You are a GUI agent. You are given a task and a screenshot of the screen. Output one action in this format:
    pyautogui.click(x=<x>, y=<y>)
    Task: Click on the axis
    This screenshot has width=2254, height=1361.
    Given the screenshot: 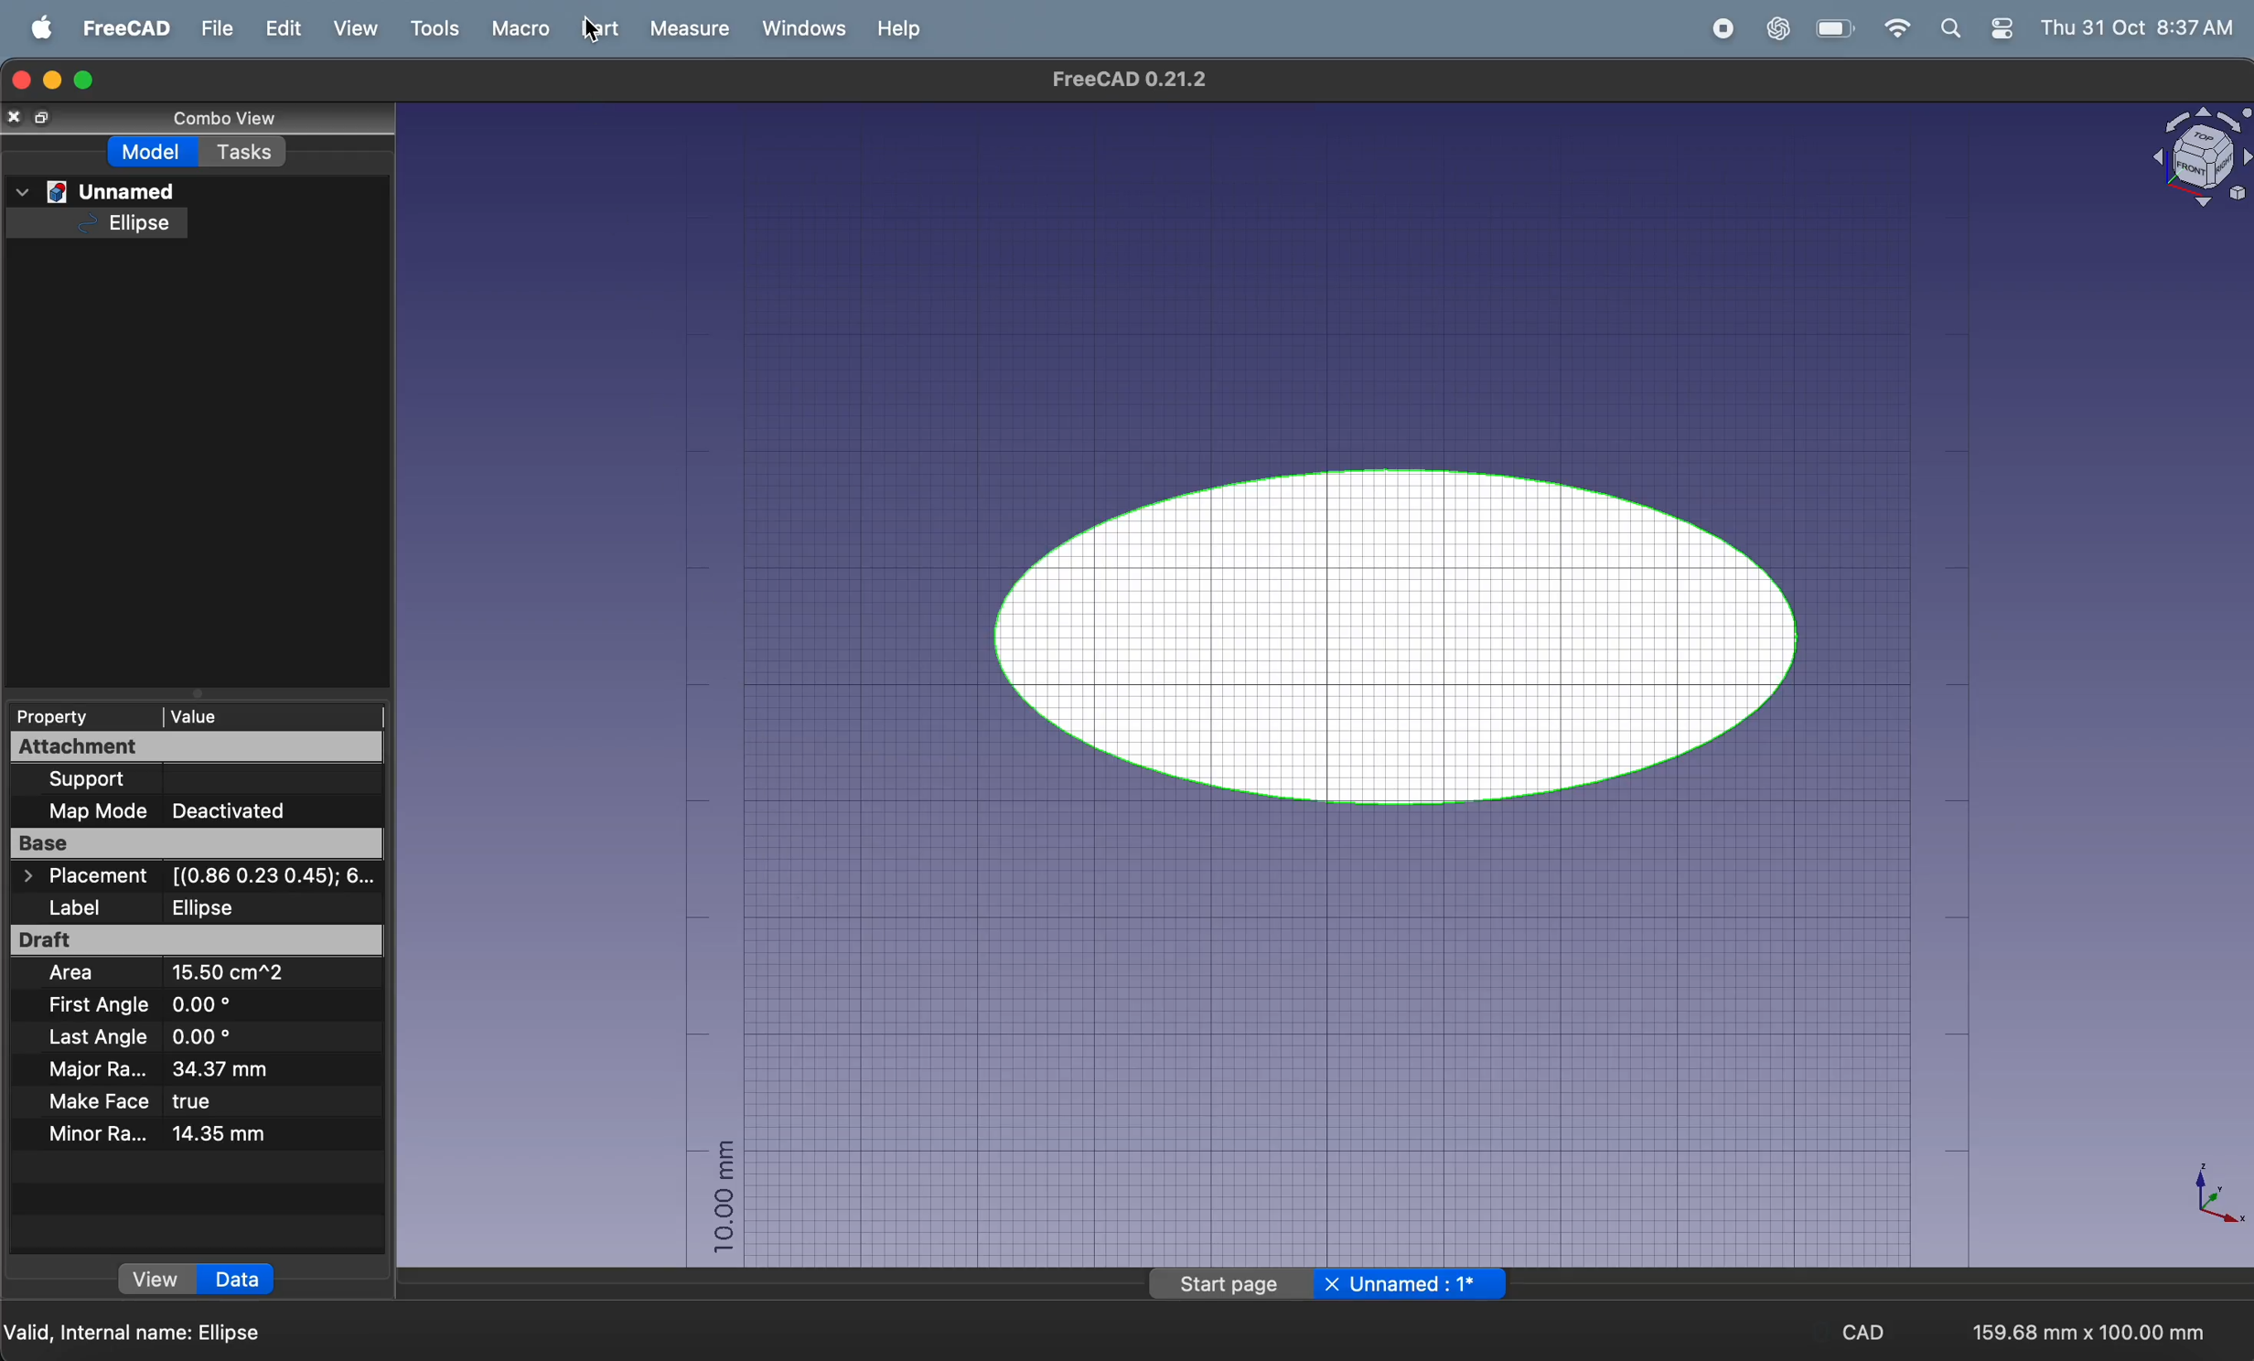 What is the action you would take?
    pyautogui.click(x=2203, y=1196)
    